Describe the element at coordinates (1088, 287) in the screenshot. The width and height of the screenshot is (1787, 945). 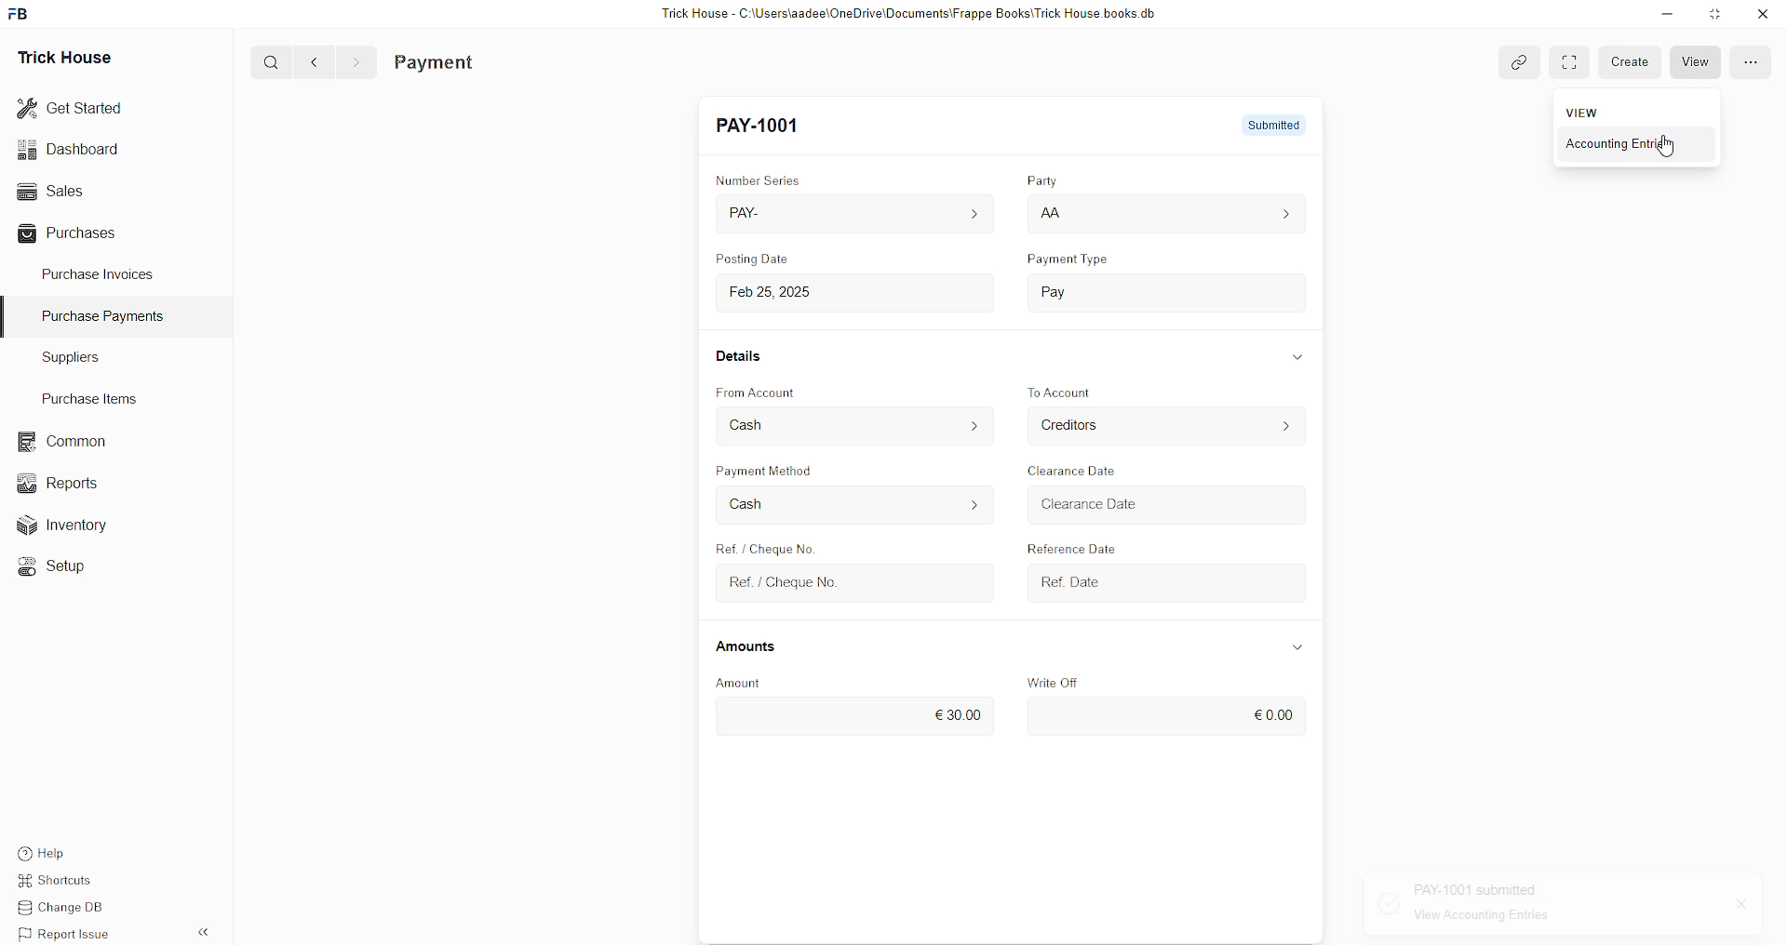
I see `Pay` at that location.